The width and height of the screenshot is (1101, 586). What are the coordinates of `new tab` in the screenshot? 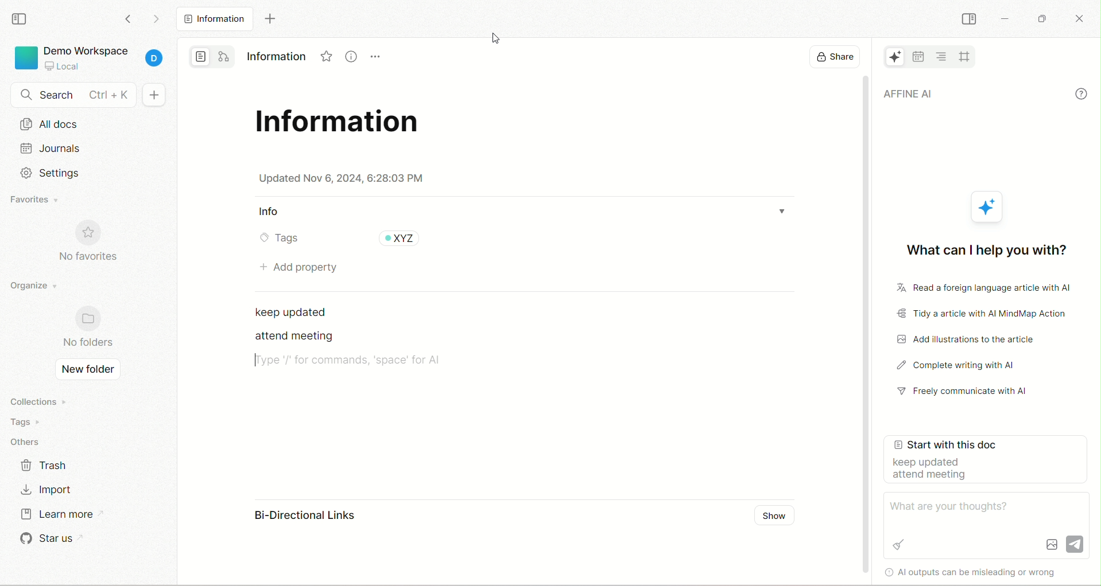 It's located at (268, 19).